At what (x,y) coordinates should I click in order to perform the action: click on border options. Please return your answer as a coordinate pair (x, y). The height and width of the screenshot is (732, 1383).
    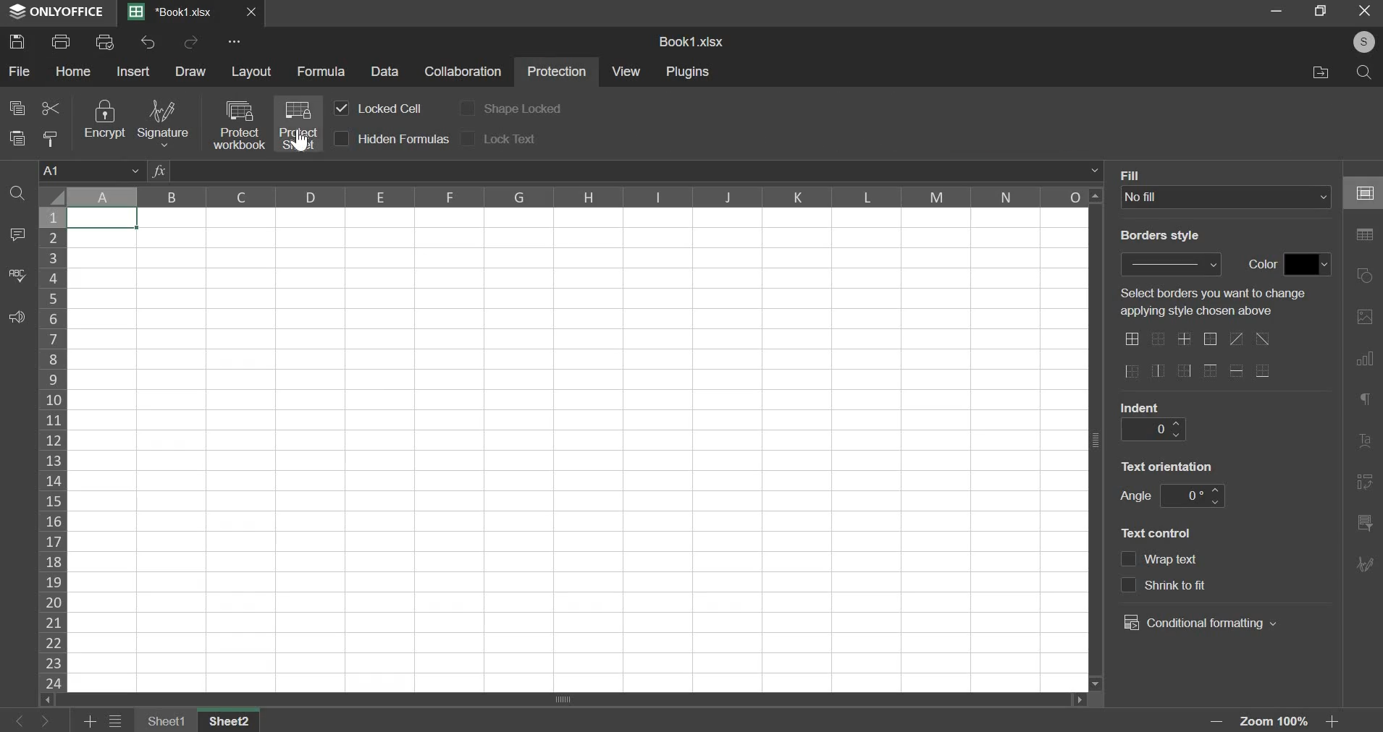
    Looking at the image, I should click on (1131, 372).